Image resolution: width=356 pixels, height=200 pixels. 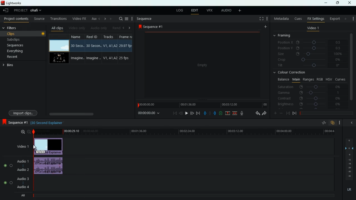 What do you see at coordinates (23, 161) in the screenshot?
I see `audio 1` at bounding box center [23, 161].